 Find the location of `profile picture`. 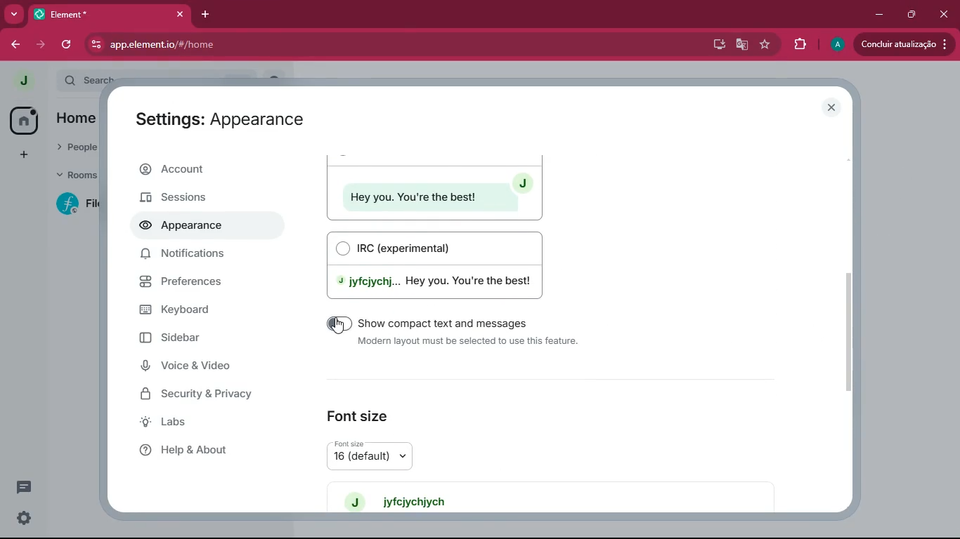

profile picture is located at coordinates (20, 81).